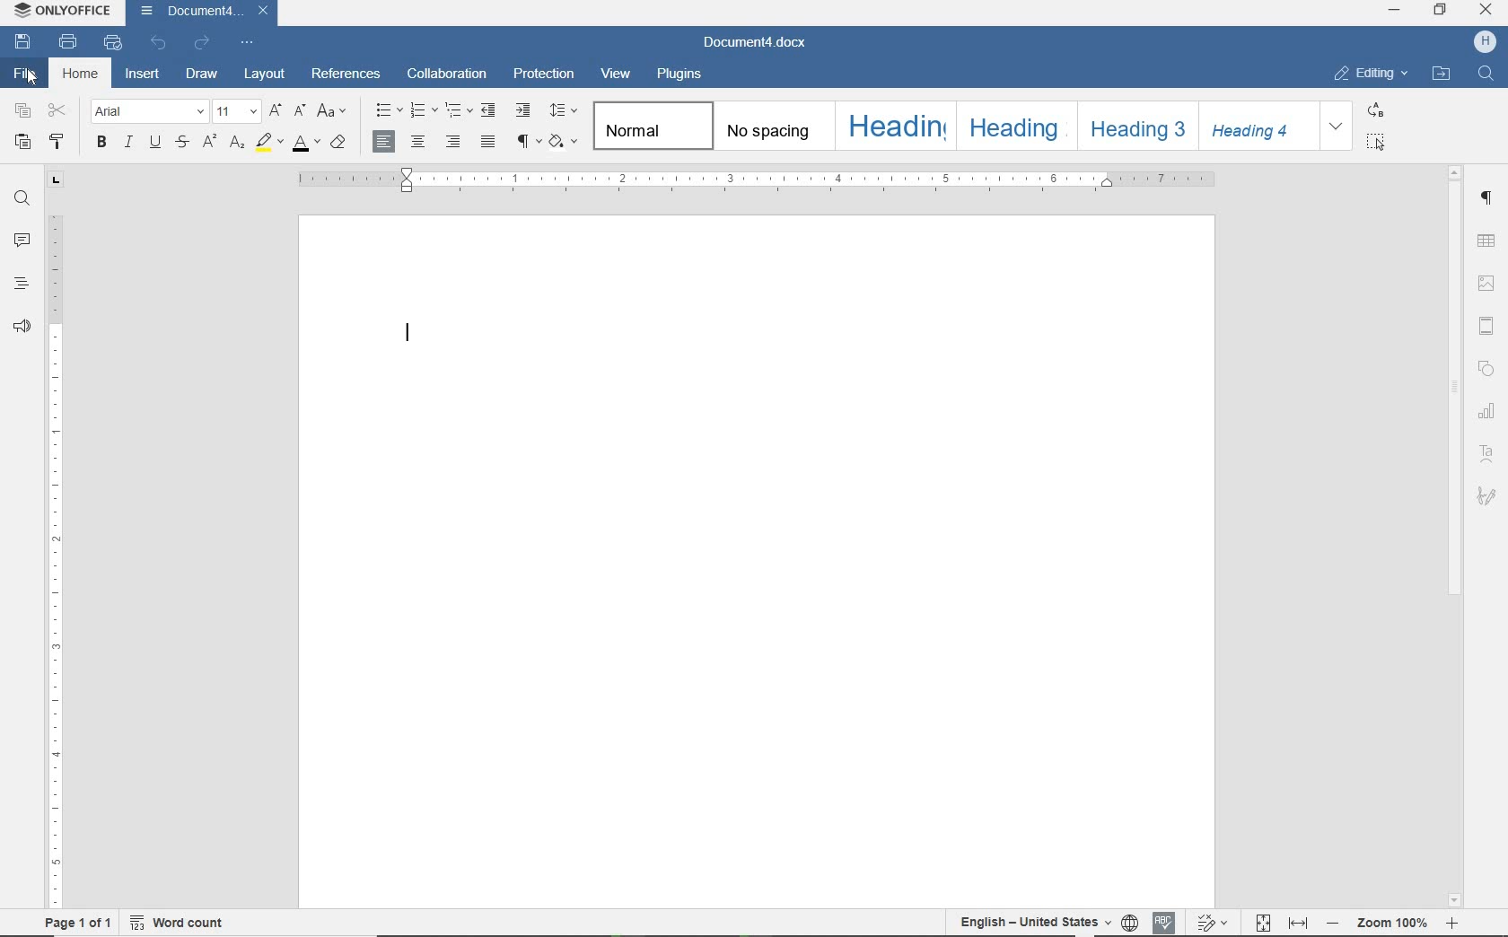 The width and height of the screenshot is (1508, 937). Describe the element at coordinates (758, 180) in the screenshot. I see `ruler` at that location.